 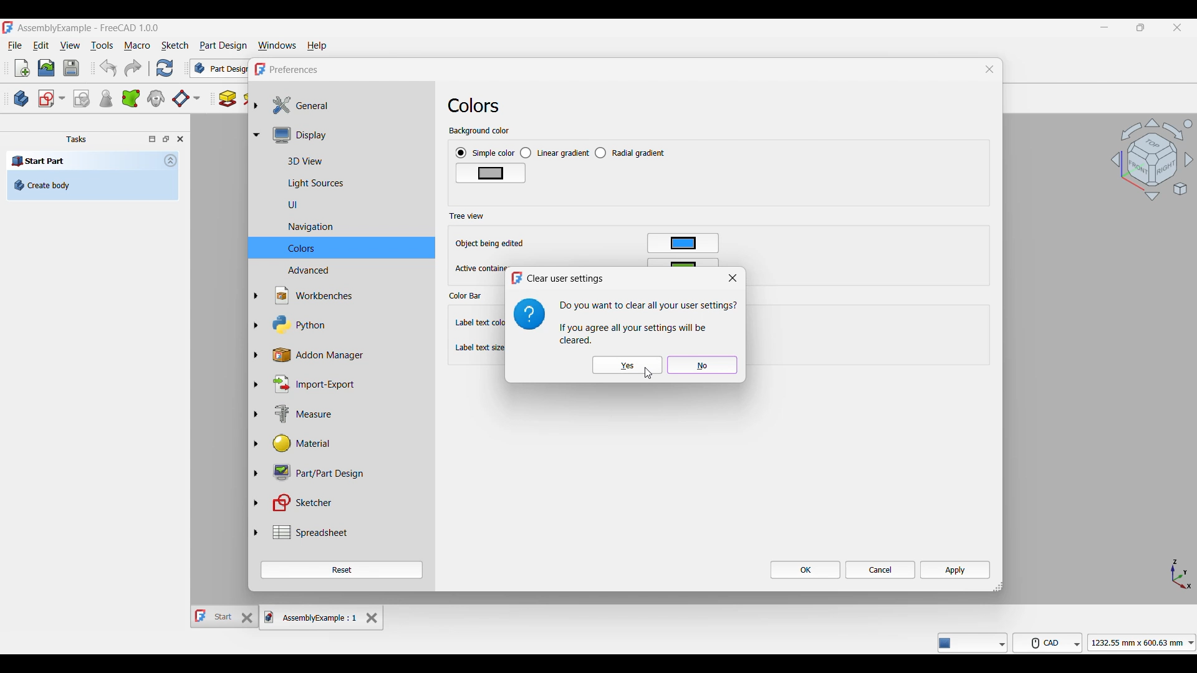 What do you see at coordinates (806, 570) in the screenshot?
I see `OK` at bounding box center [806, 570].